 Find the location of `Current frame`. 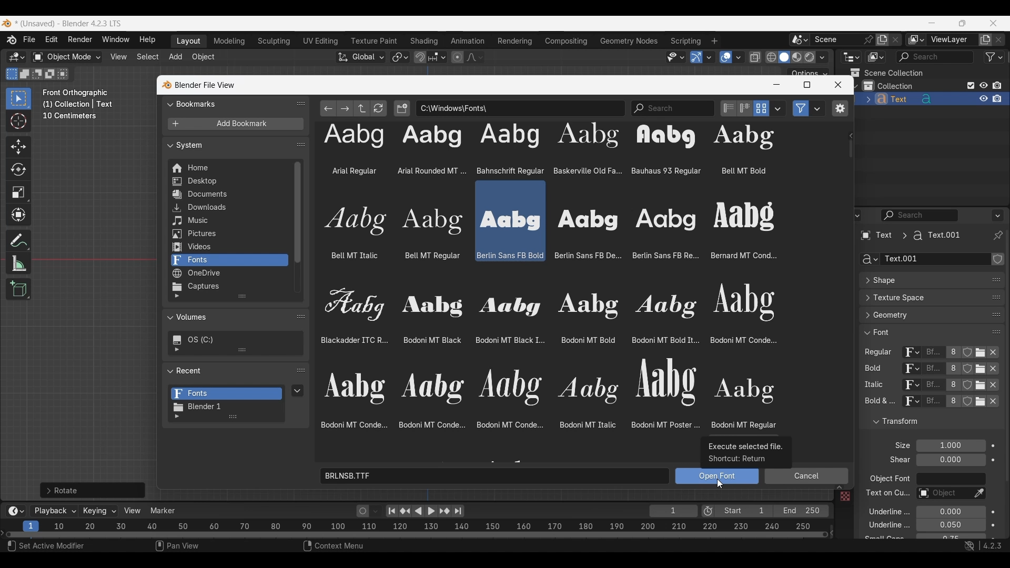

Current frame is located at coordinates (673, 512).